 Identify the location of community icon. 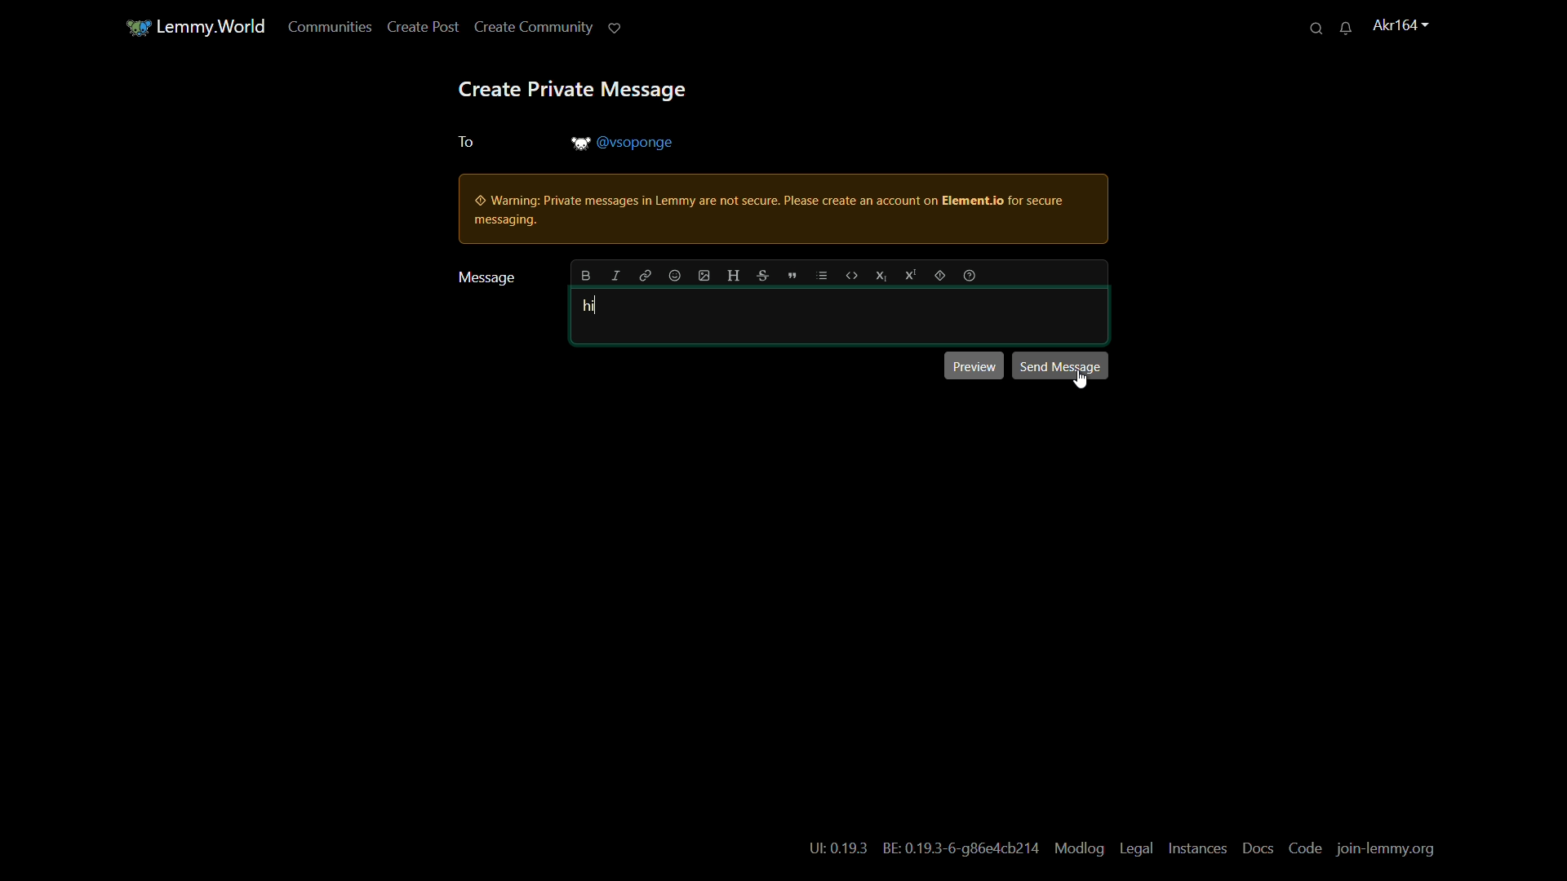
(127, 26).